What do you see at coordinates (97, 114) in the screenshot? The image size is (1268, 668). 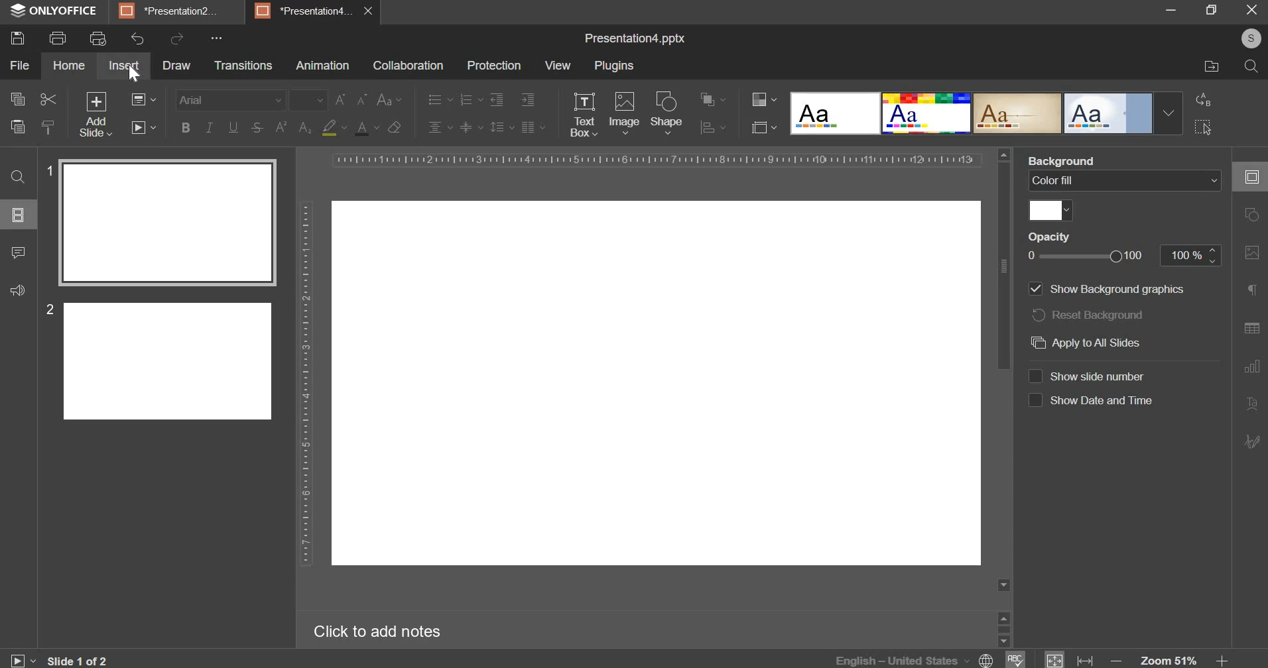 I see `add new slide` at bounding box center [97, 114].